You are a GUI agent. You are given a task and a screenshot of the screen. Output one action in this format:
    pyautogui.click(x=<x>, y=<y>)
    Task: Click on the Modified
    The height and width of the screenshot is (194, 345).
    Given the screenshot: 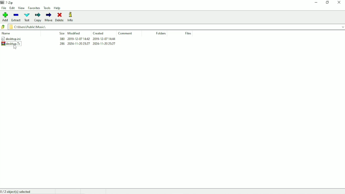 What is the action you would take?
    pyautogui.click(x=74, y=33)
    